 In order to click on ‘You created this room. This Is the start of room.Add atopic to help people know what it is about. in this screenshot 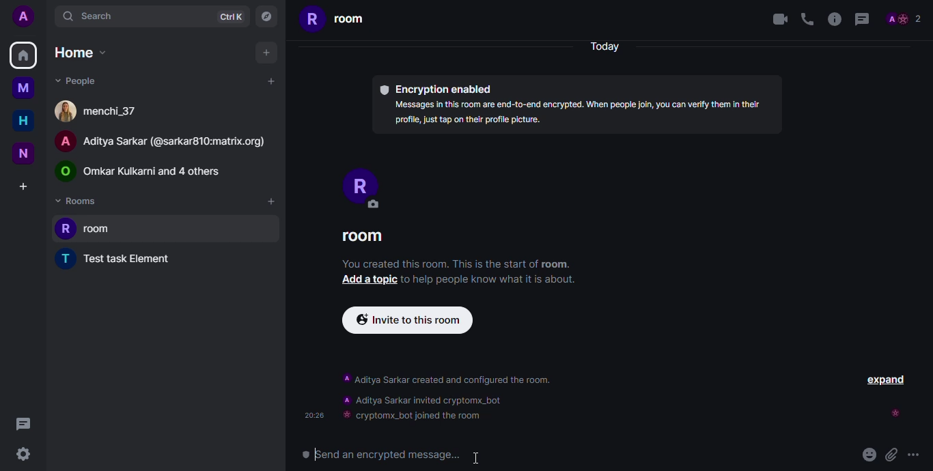, I will do `click(459, 276)`.